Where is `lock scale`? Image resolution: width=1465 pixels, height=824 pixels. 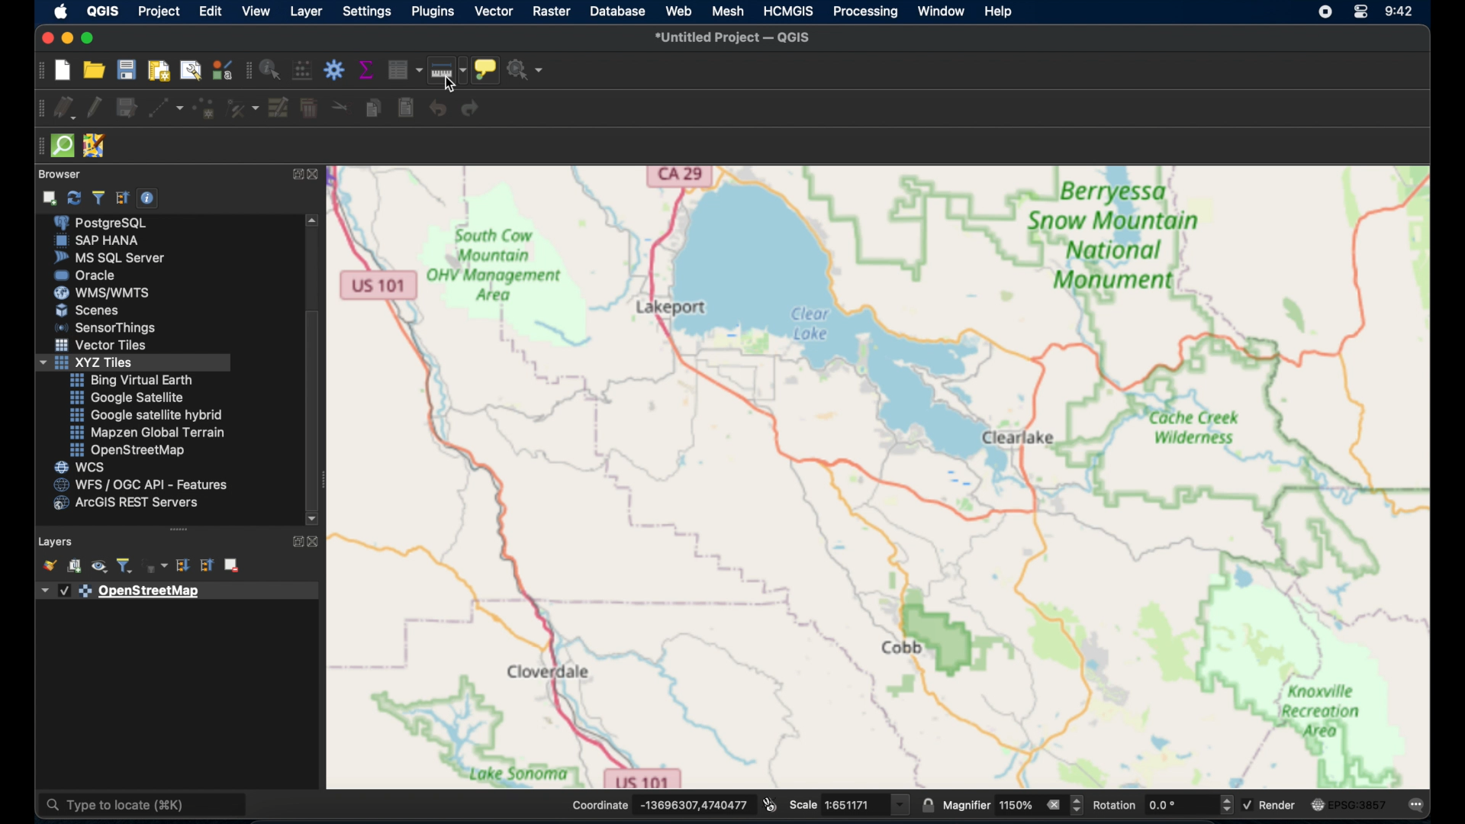 lock scale is located at coordinates (926, 806).